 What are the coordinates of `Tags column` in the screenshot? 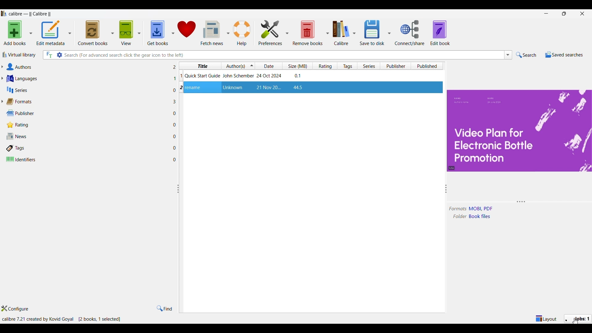 It's located at (347, 66).